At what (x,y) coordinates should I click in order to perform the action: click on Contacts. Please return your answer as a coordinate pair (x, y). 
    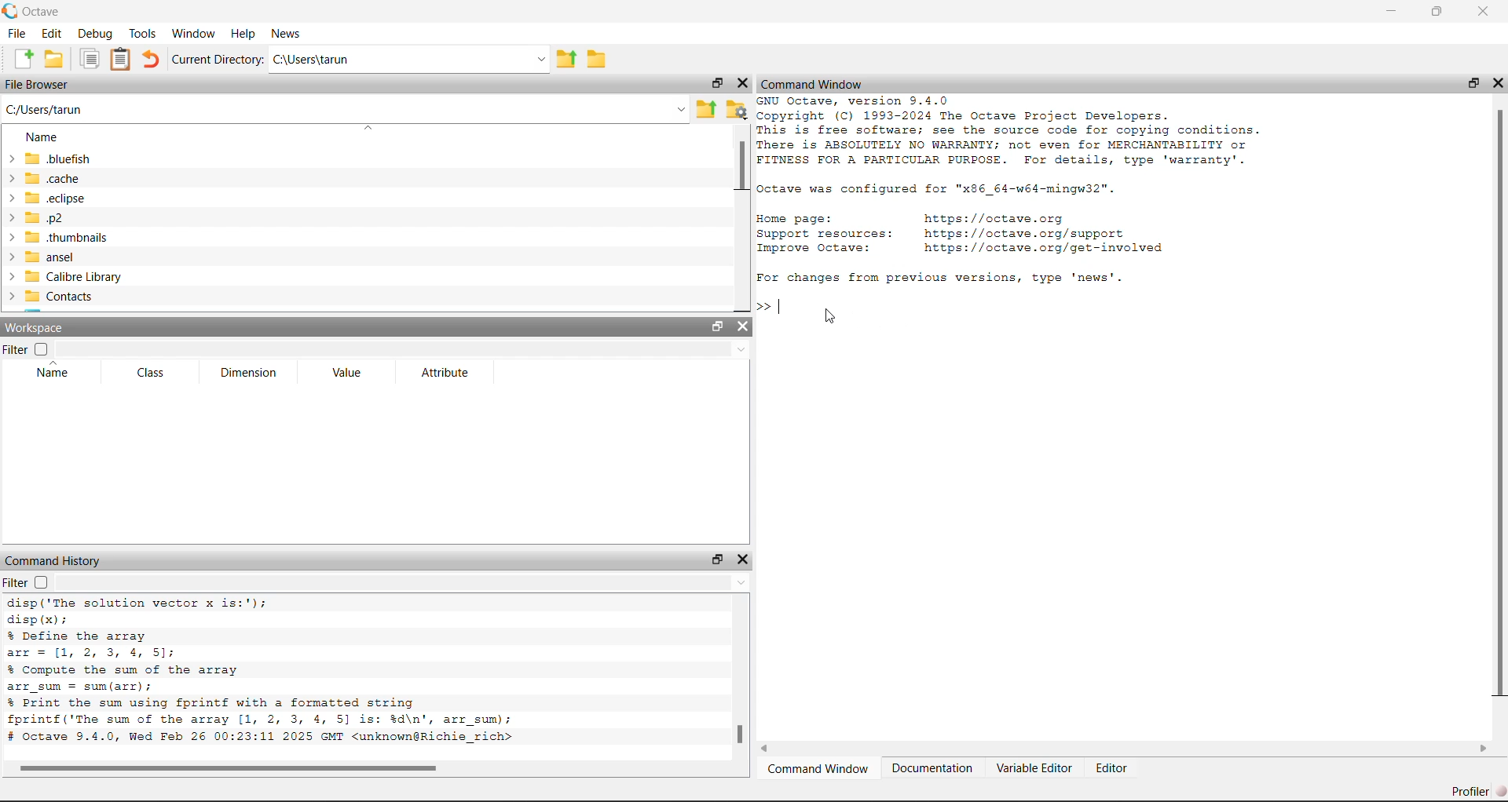
    Looking at the image, I should click on (55, 297).